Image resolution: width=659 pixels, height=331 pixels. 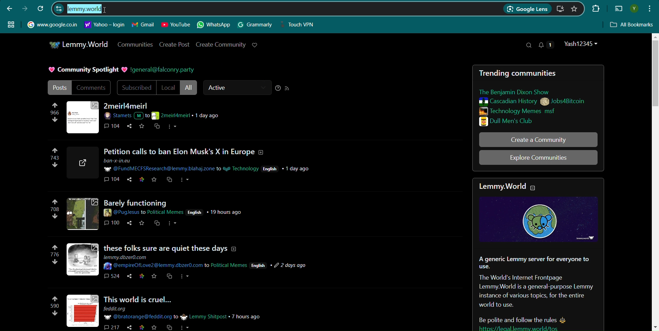 I want to click on share, so click(x=127, y=278).